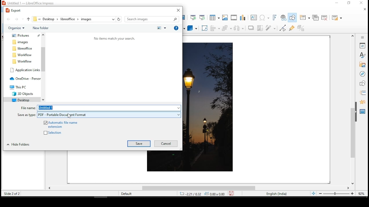  I want to click on folder, so click(21, 36).